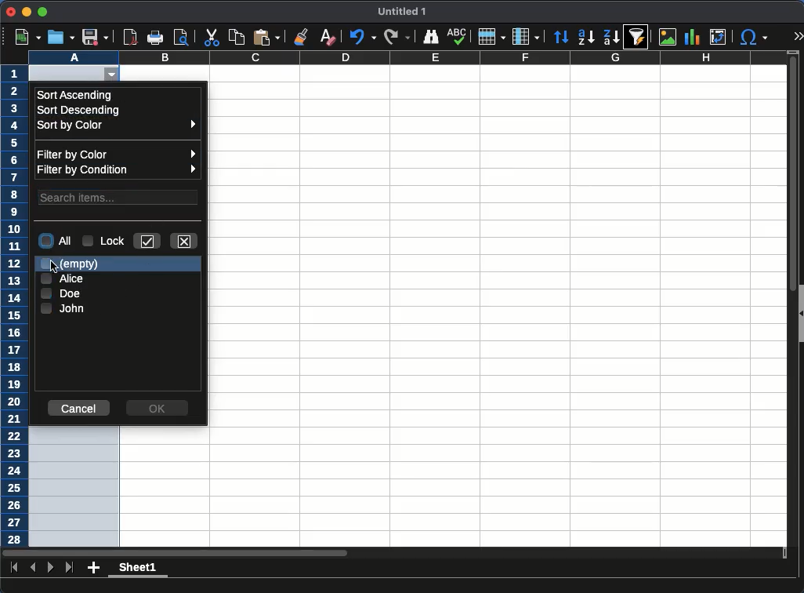 The image size is (804, 593). What do you see at coordinates (131, 37) in the screenshot?
I see `pdf reviewer` at bounding box center [131, 37].